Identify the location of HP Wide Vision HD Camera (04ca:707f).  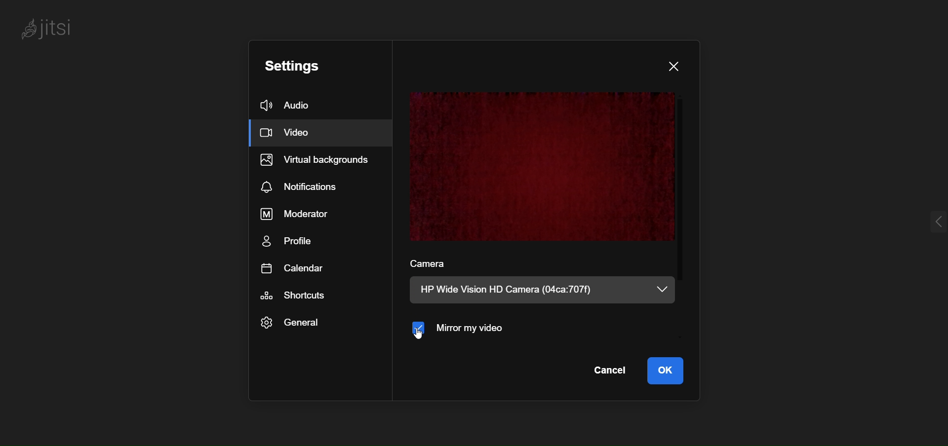
(504, 290).